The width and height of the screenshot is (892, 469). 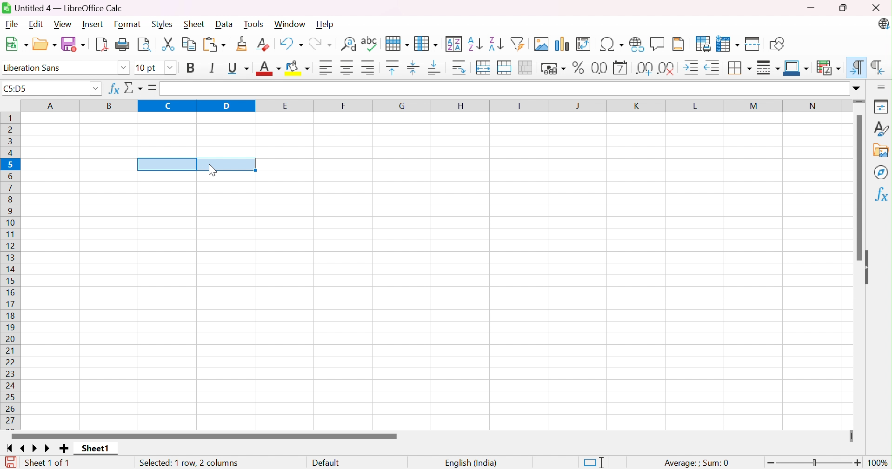 What do you see at coordinates (124, 44) in the screenshot?
I see `Print` at bounding box center [124, 44].